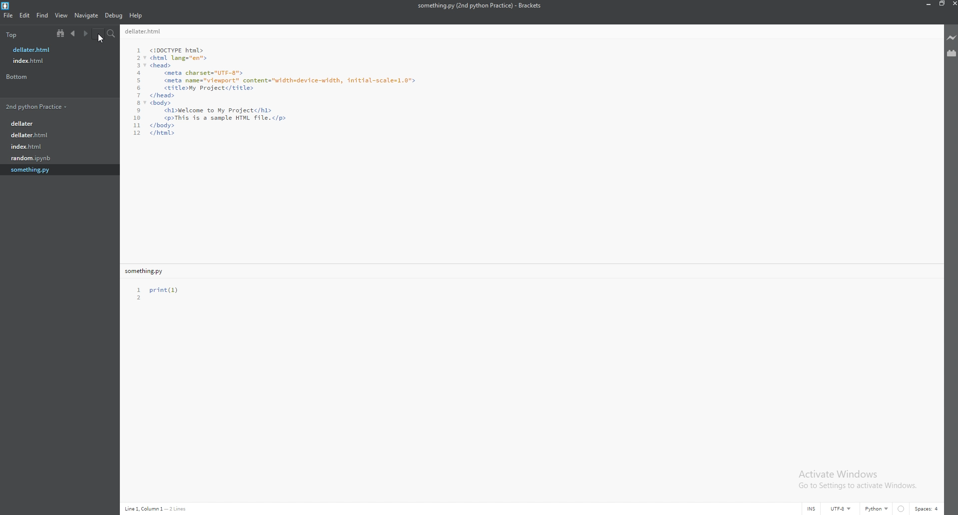 The image size is (958, 515). Describe the element at coordinates (58, 136) in the screenshot. I see `file` at that location.